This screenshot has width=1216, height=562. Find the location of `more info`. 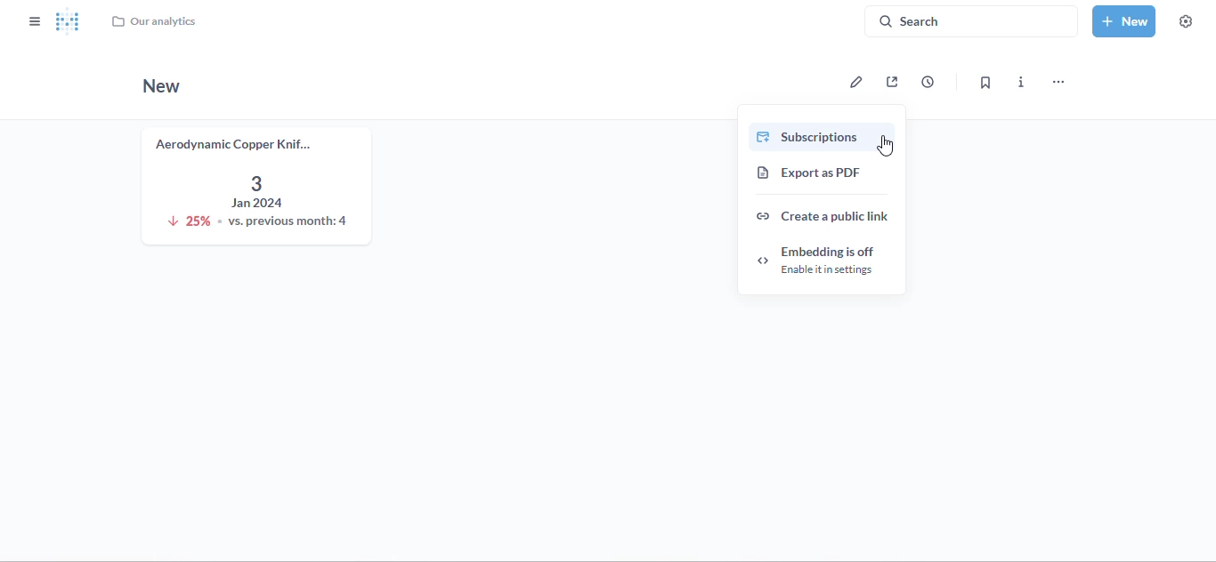

more info is located at coordinates (1021, 82).